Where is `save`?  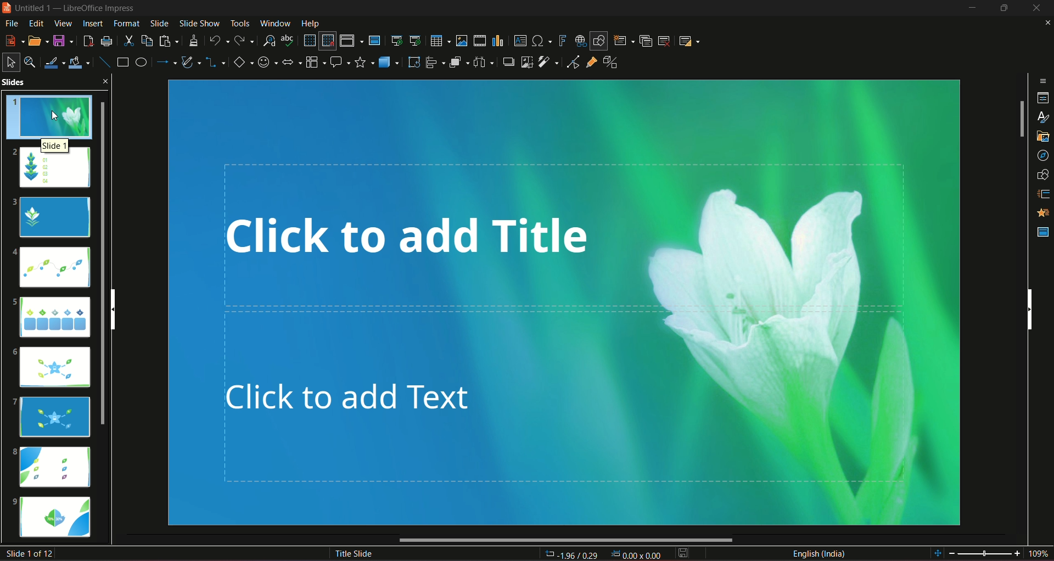 save is located at coordinates (683, 553).